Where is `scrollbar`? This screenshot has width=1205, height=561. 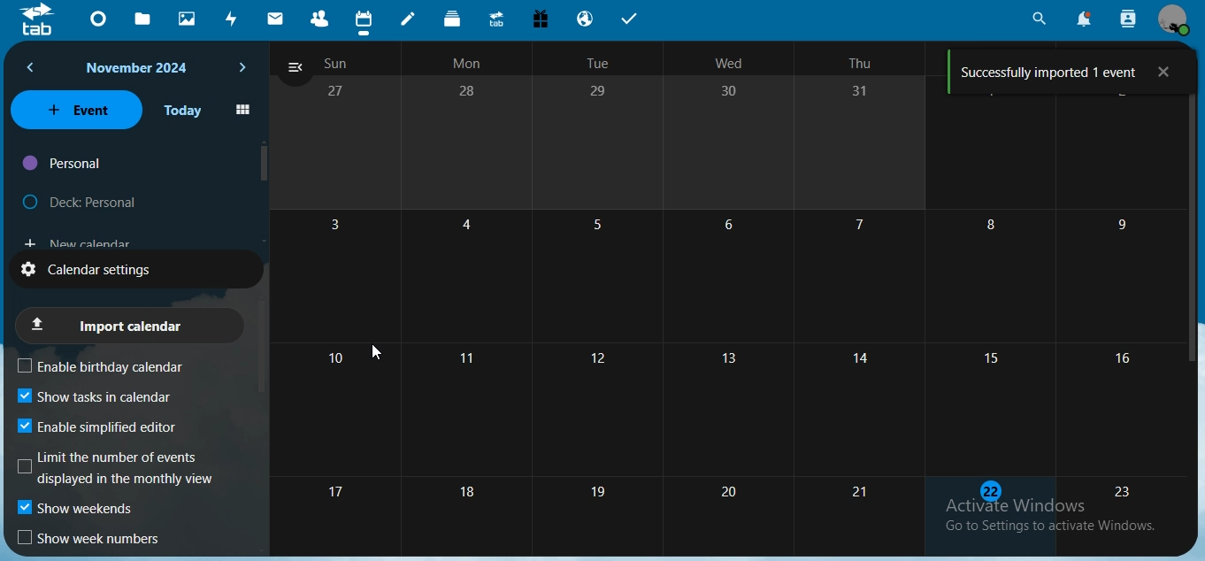 scrollbar is located at coordinates (265, 162).